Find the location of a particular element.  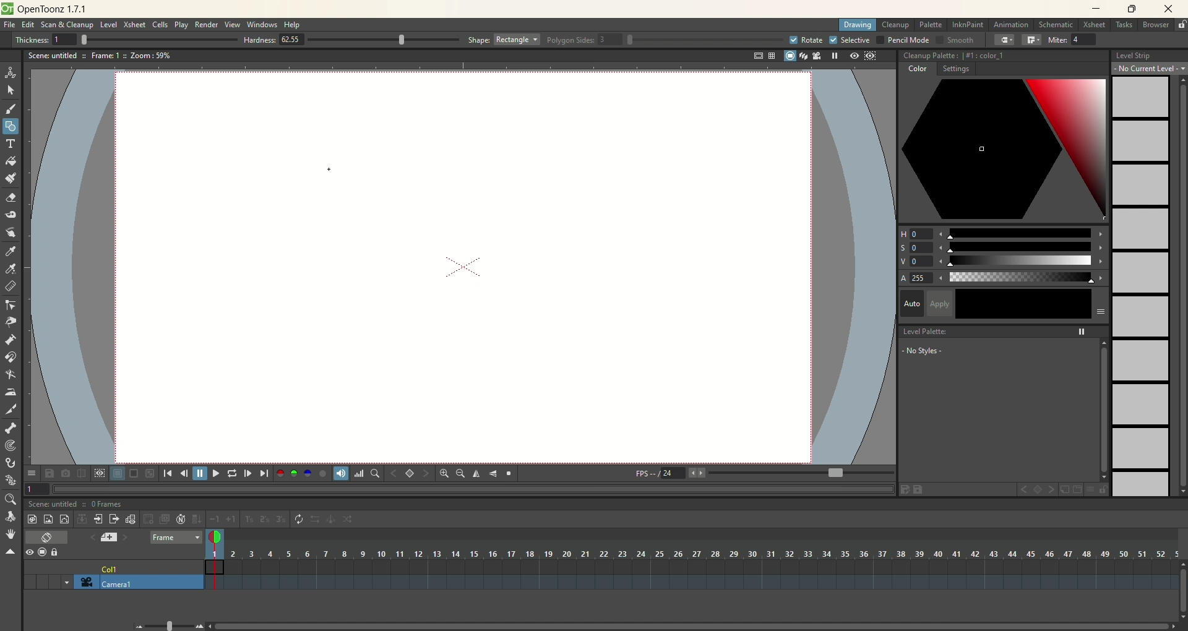

hue is located at coordinates (1003, 231).